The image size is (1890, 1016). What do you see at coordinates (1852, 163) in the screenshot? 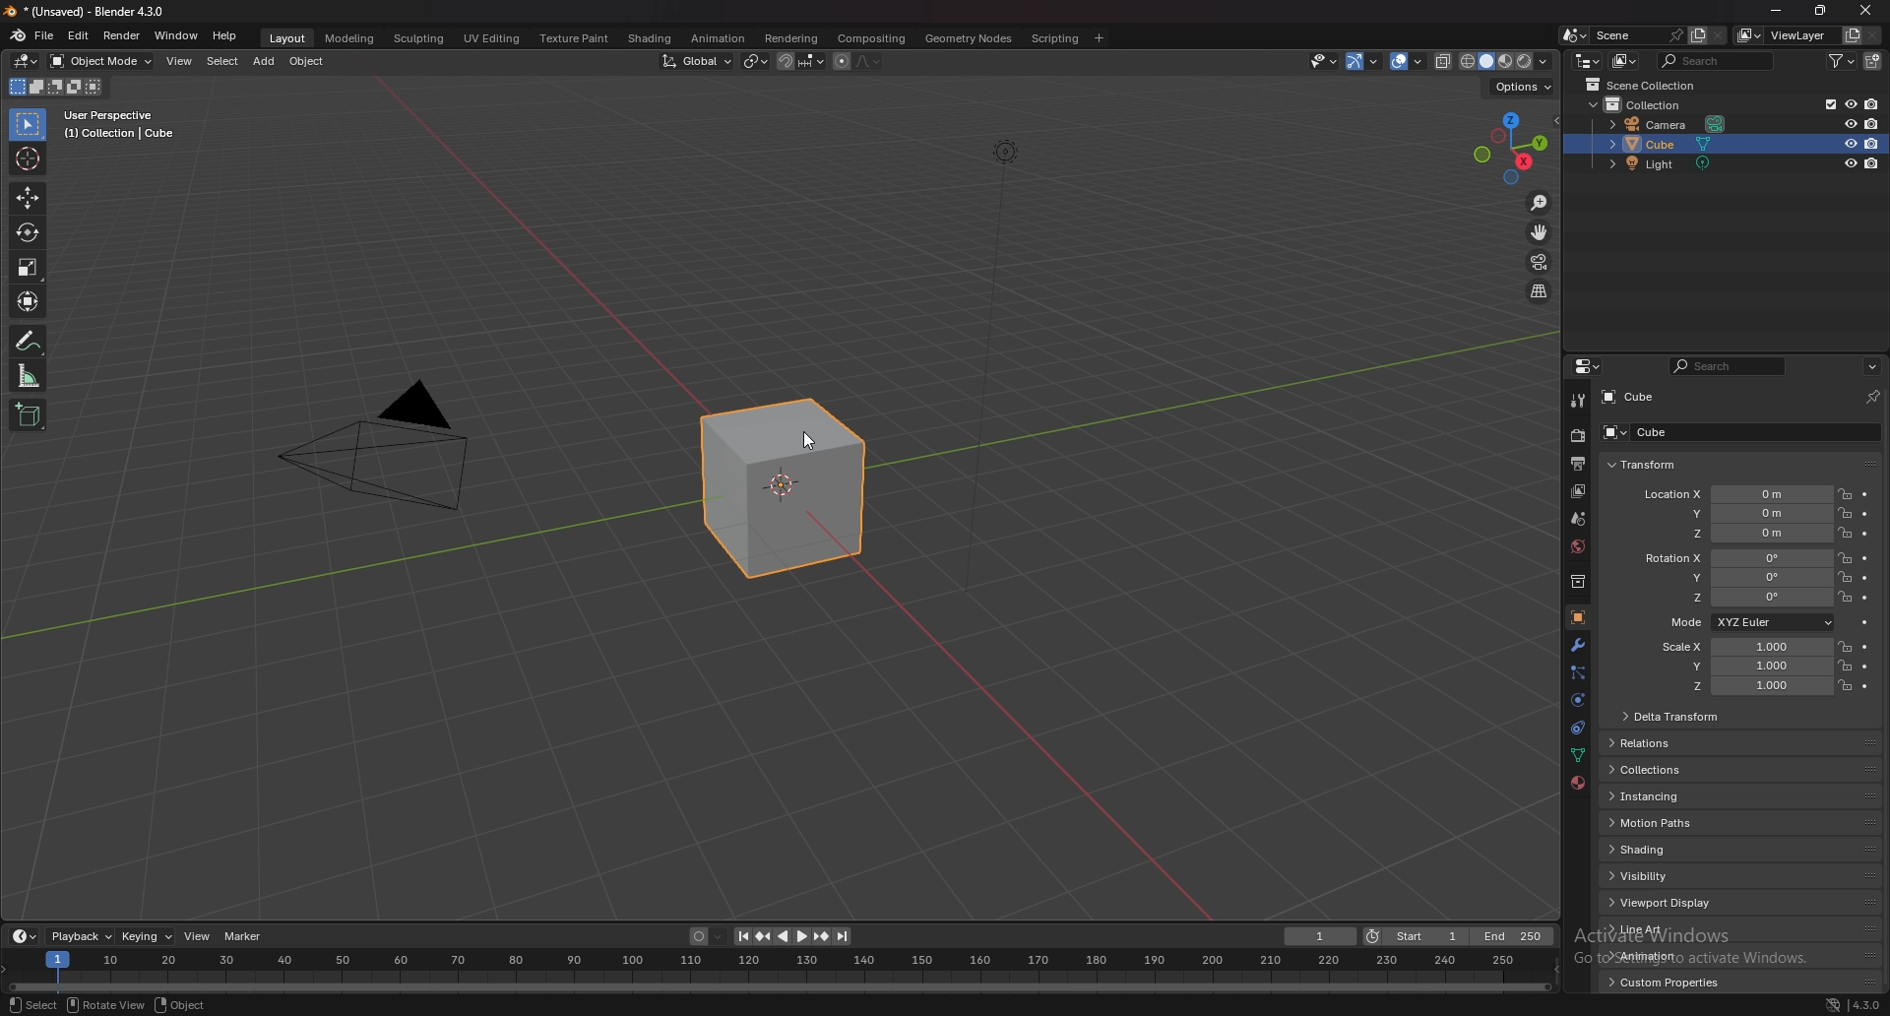
I see `hide in viewport` at bounding box center [1852, 163].